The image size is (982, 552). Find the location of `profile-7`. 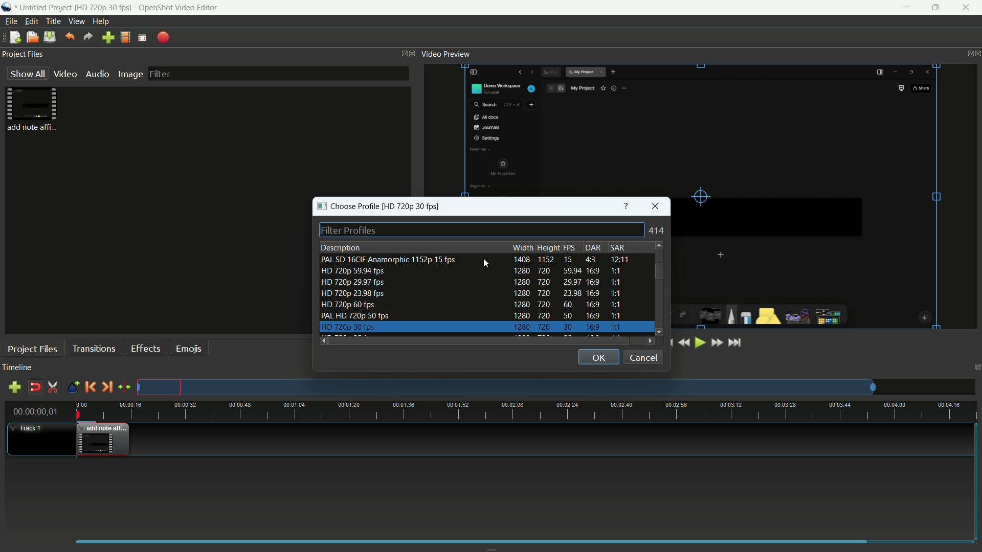

profile-7 is located at coordinates (474, 328).